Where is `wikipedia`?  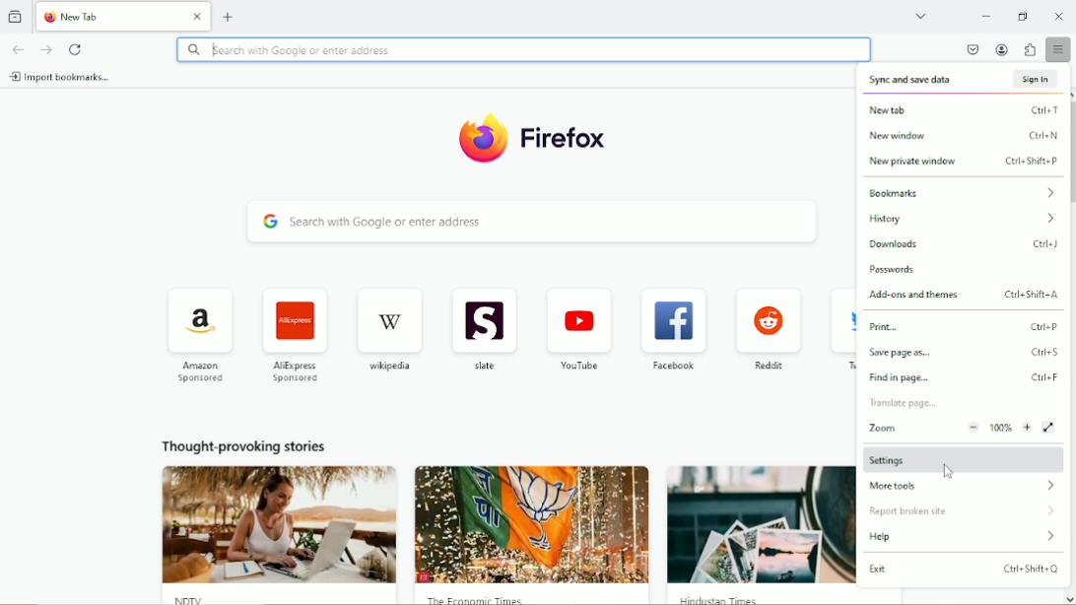
wikipedia is located at coordinates (387, 370).